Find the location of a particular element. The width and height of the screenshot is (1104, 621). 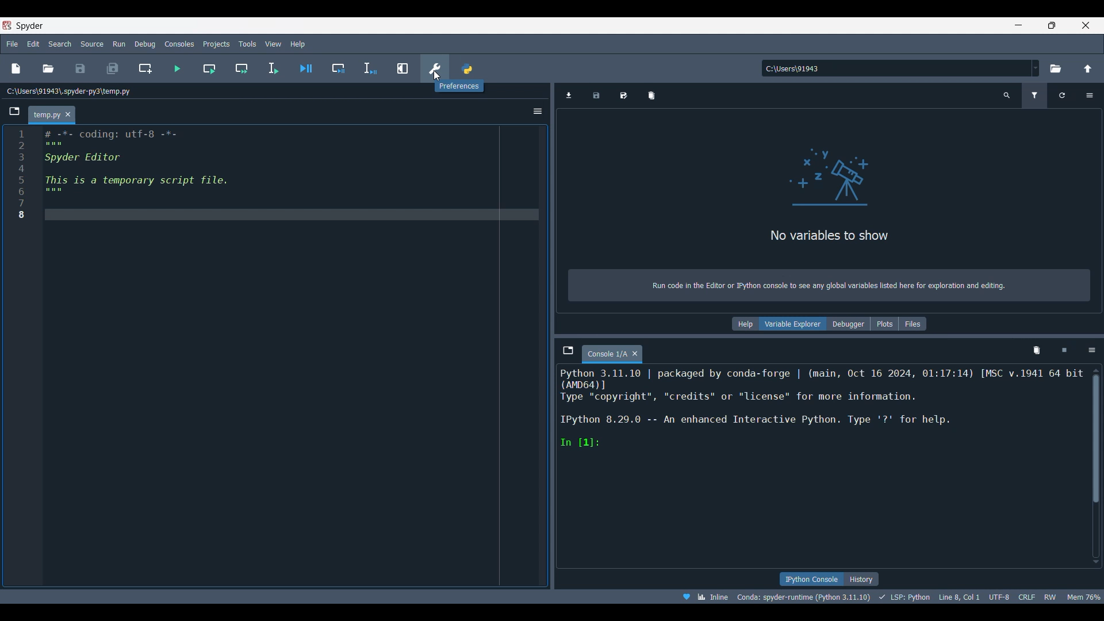

Files is located at coordinates (913, 324).